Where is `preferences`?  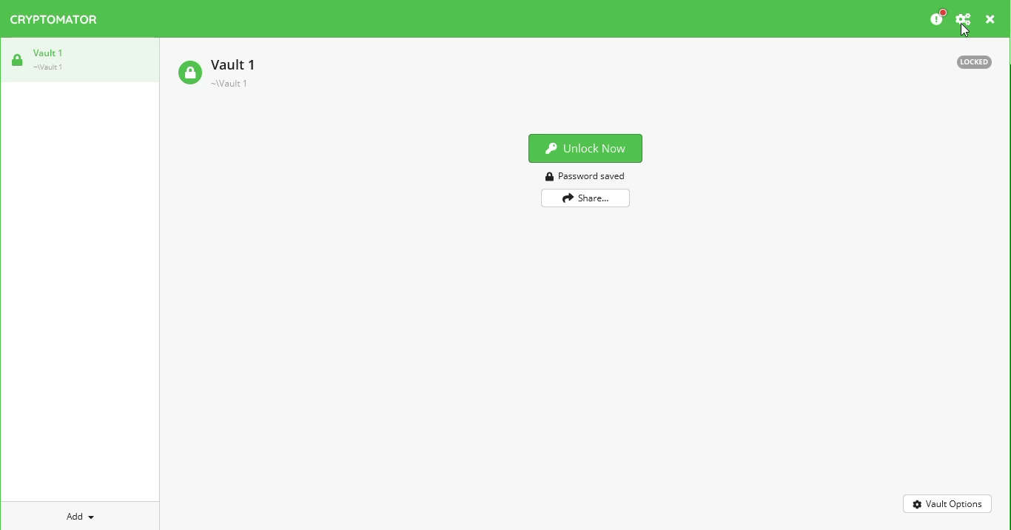
preferences is located at coordinates (964, 19).